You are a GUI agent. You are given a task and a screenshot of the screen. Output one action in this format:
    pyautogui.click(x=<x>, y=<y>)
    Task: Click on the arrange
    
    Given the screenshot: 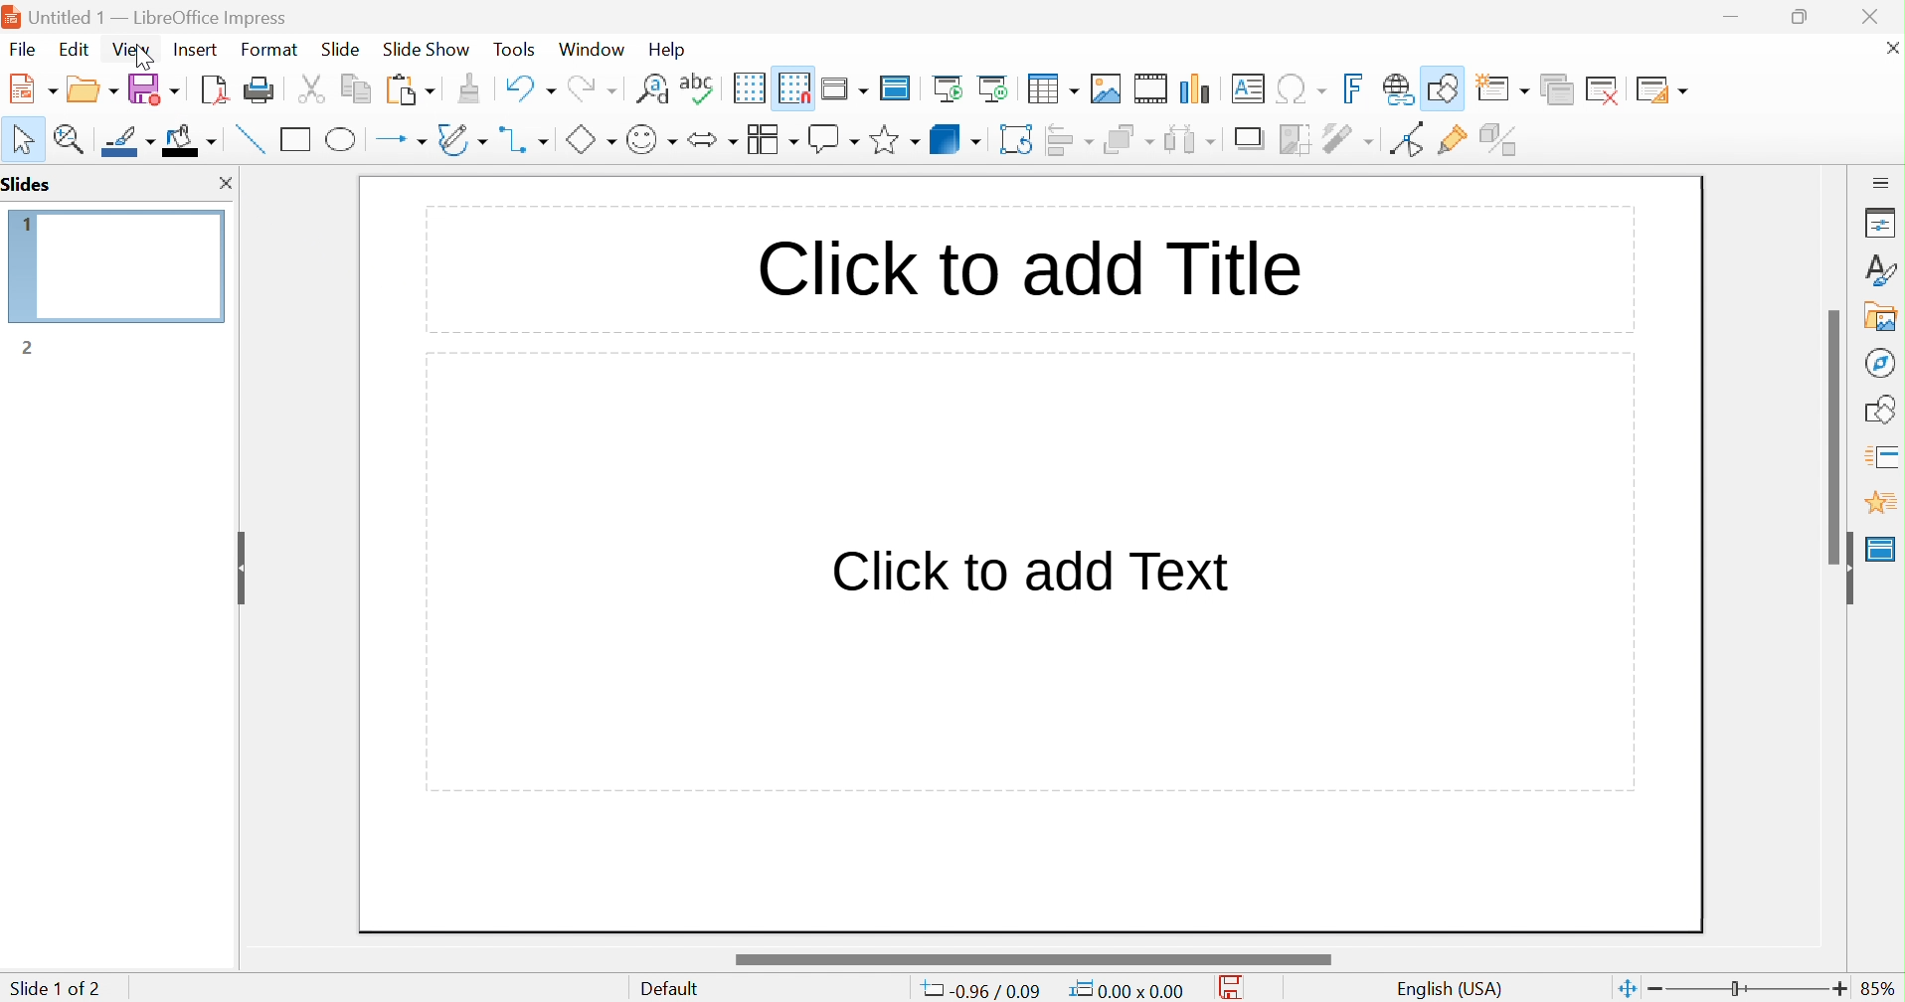 What is the action you would take?
    pyautogui.click(x=1128, y=139)
    